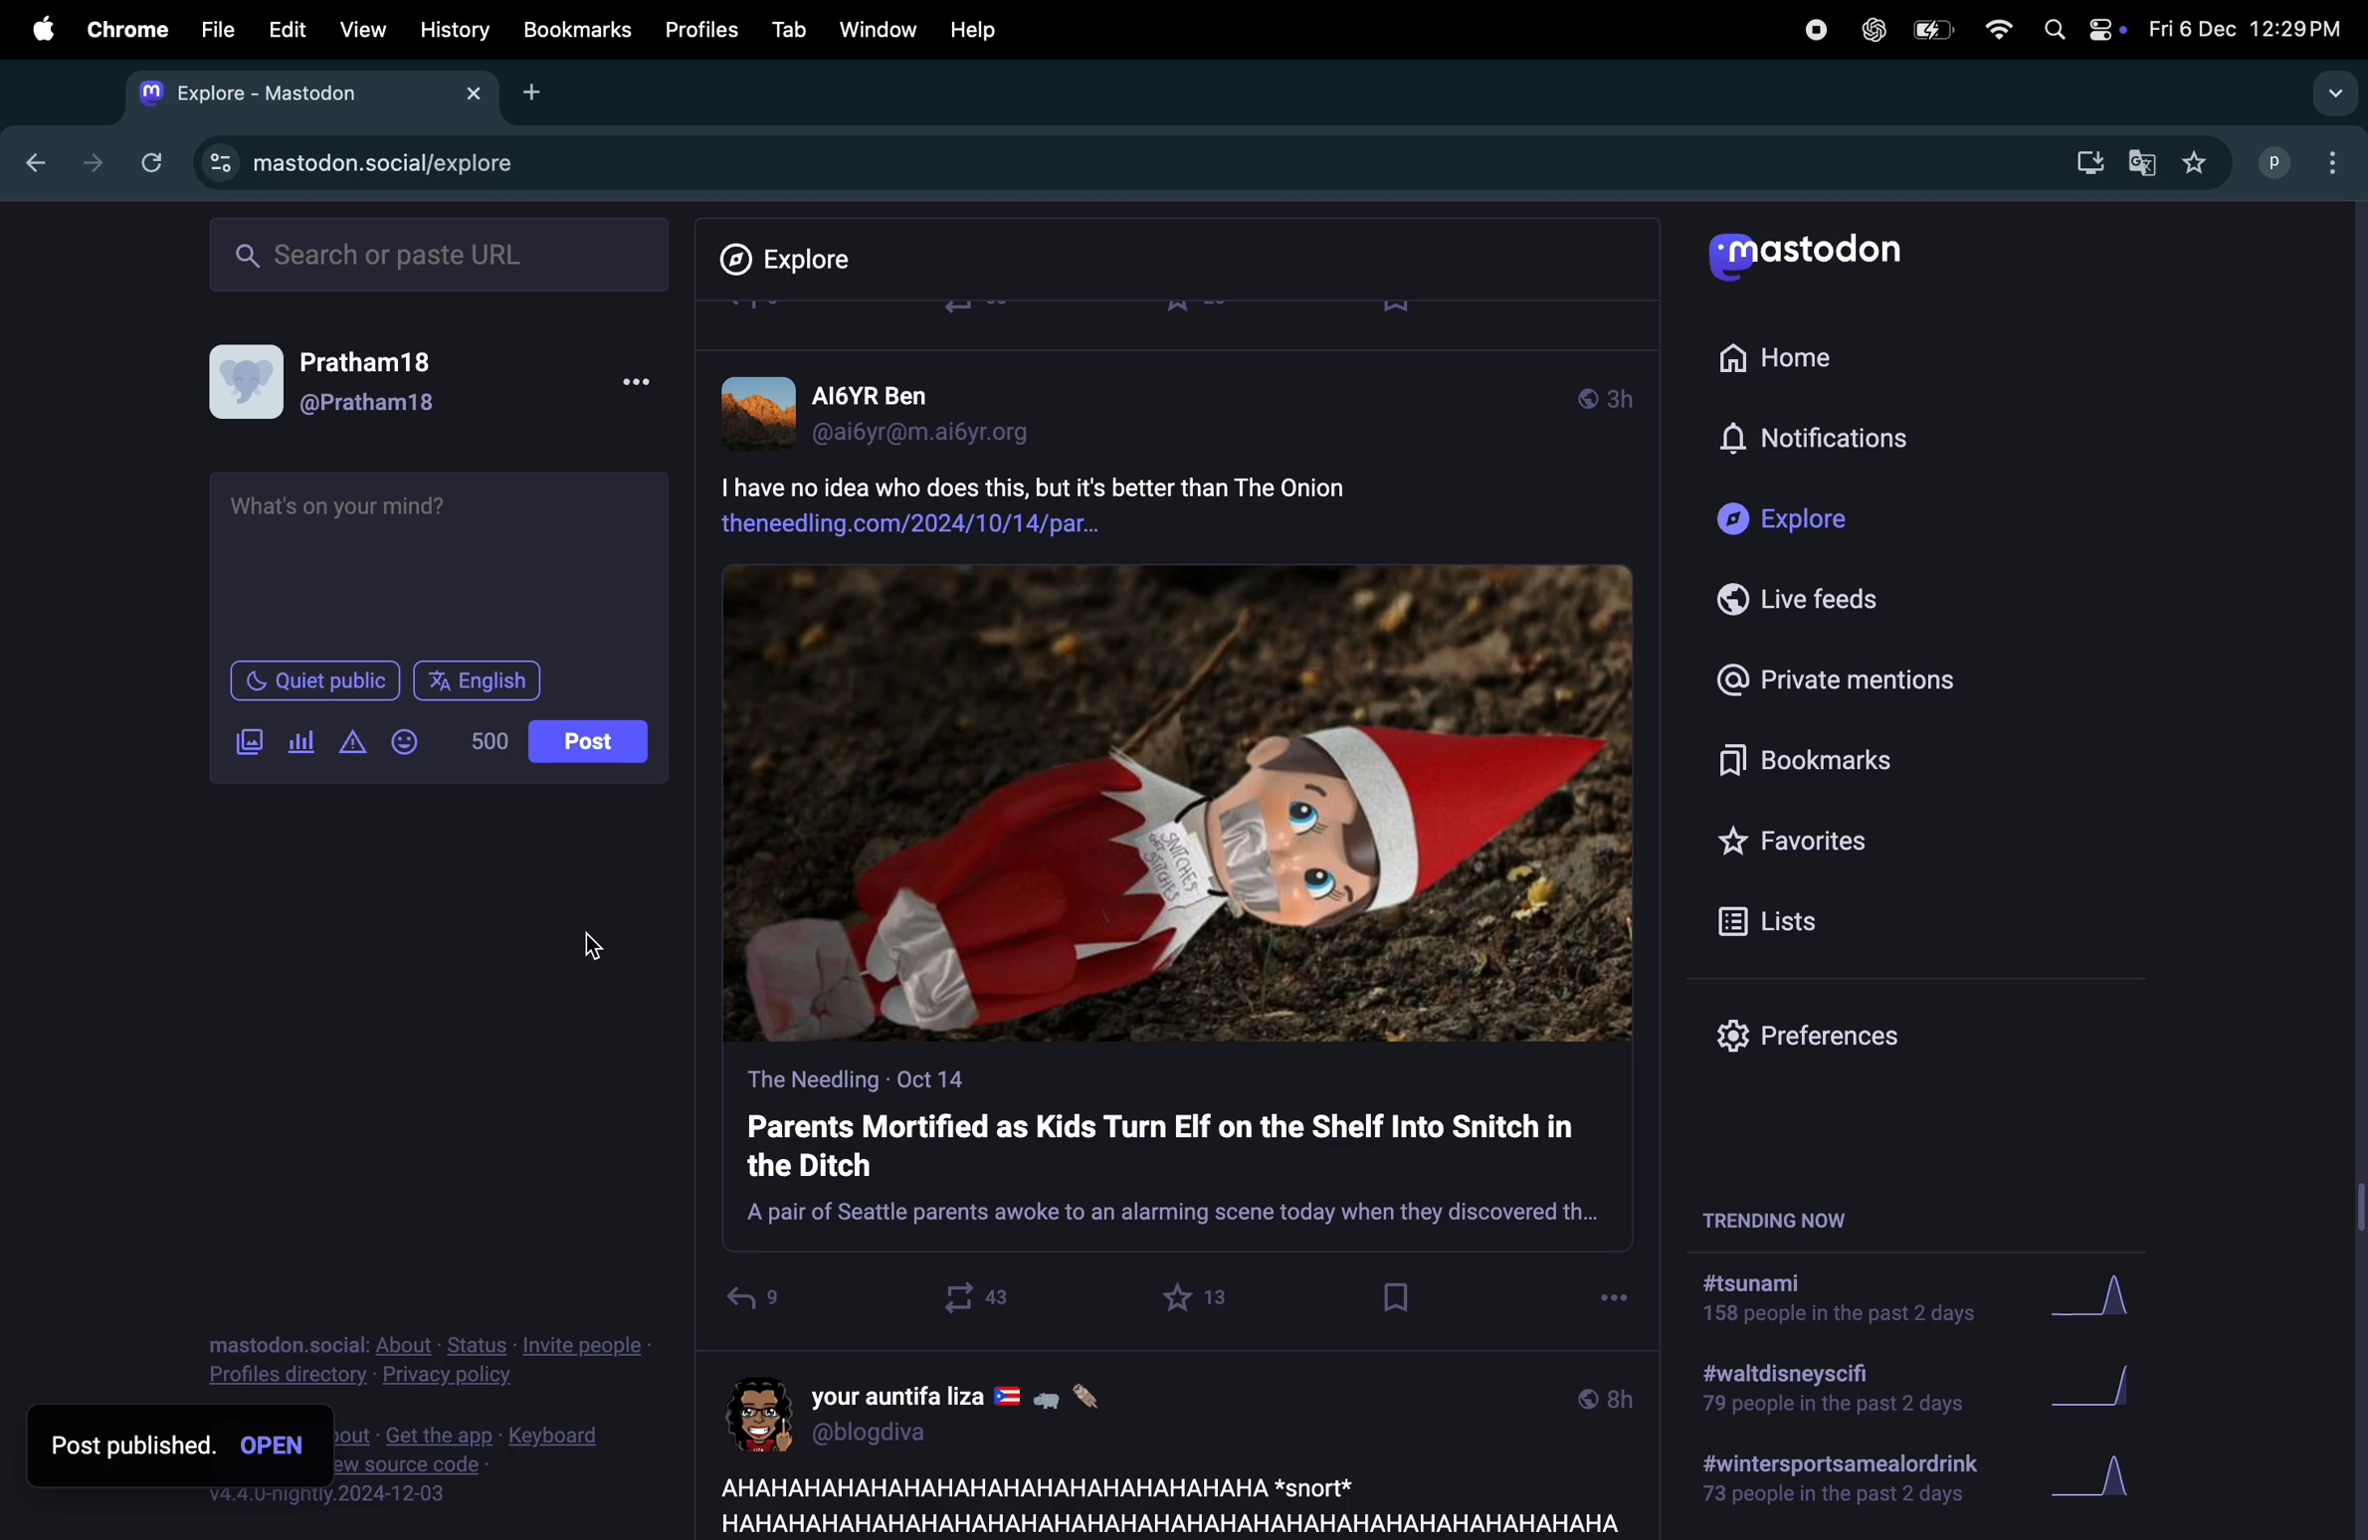 This screenshot has width=2368, height=1540. I want to click on reply, so click(752, 1303).